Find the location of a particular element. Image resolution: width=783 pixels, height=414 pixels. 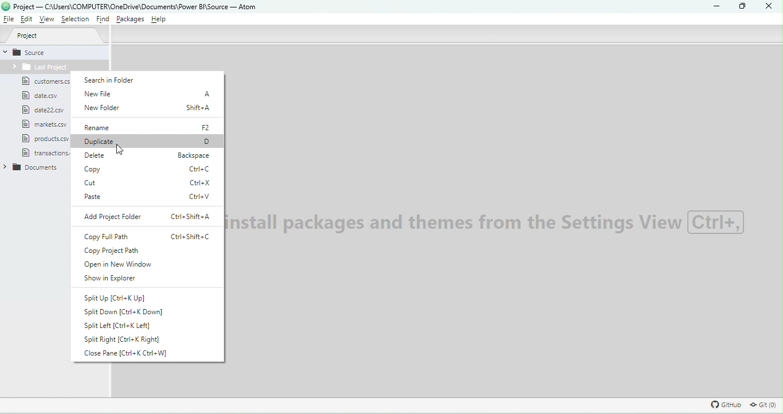

View is located at coordinates (48, 19).